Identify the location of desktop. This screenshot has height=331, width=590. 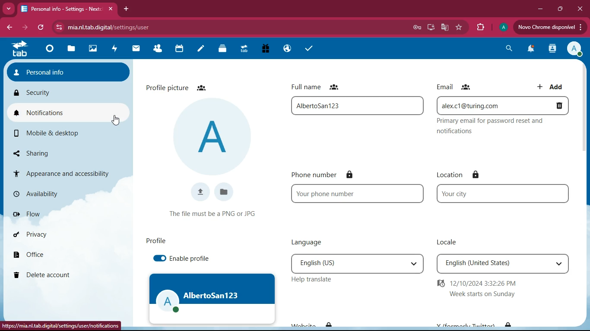
(428, 28).